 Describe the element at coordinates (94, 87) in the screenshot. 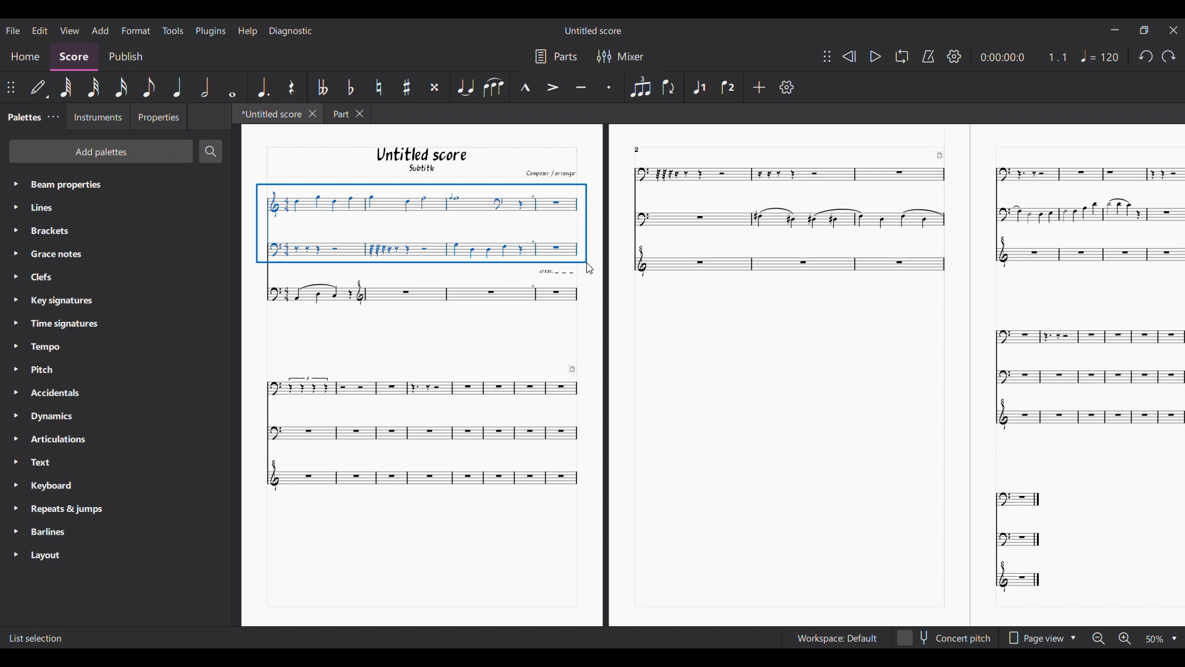

I see `32nd note` at that location.